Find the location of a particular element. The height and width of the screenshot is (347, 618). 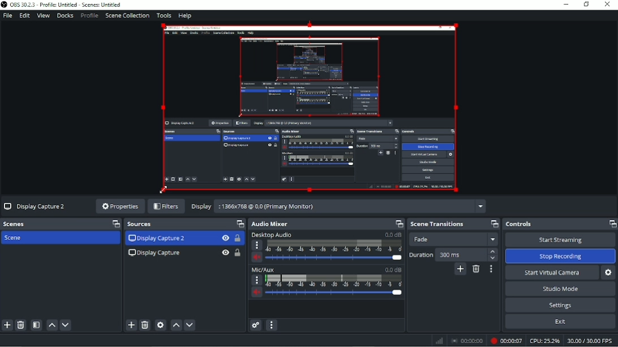

Profile is located at coordinates (89, 16).